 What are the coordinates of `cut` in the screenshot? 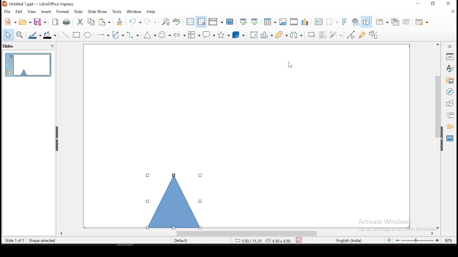 It's located at (81, 22).